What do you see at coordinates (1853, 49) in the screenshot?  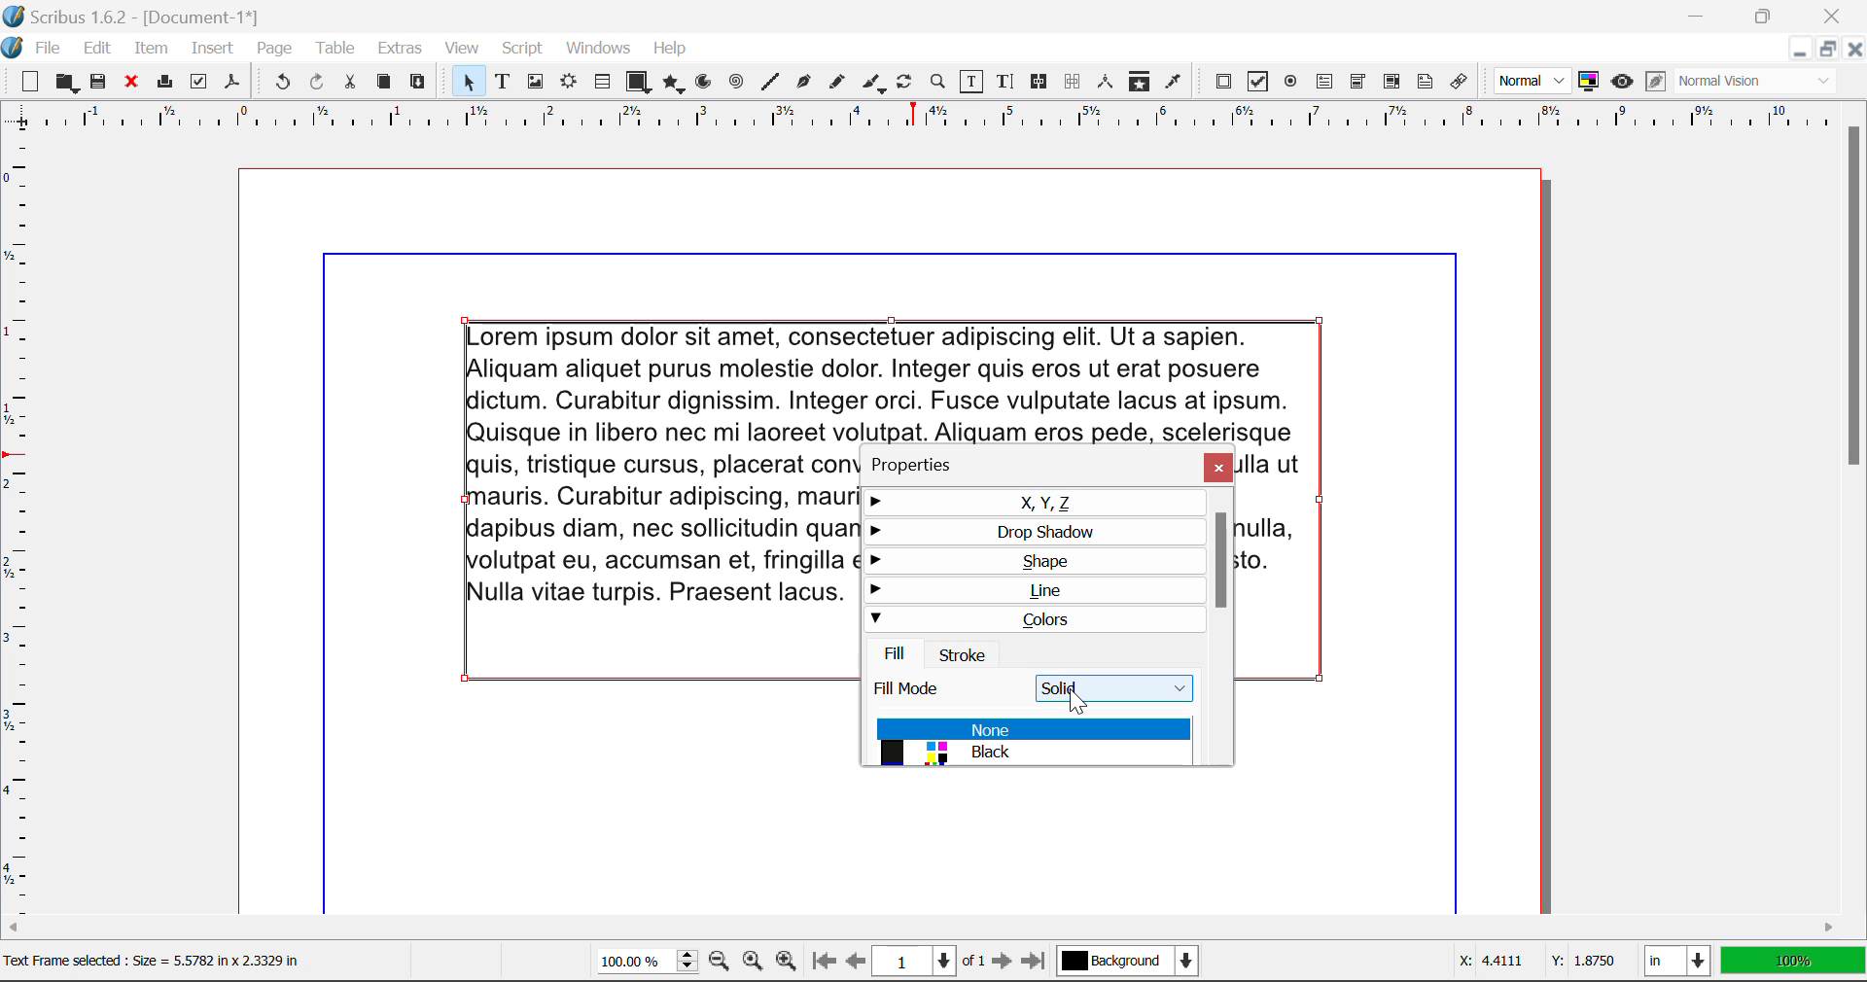 I see `Close` at bounding box center [1853, 49].